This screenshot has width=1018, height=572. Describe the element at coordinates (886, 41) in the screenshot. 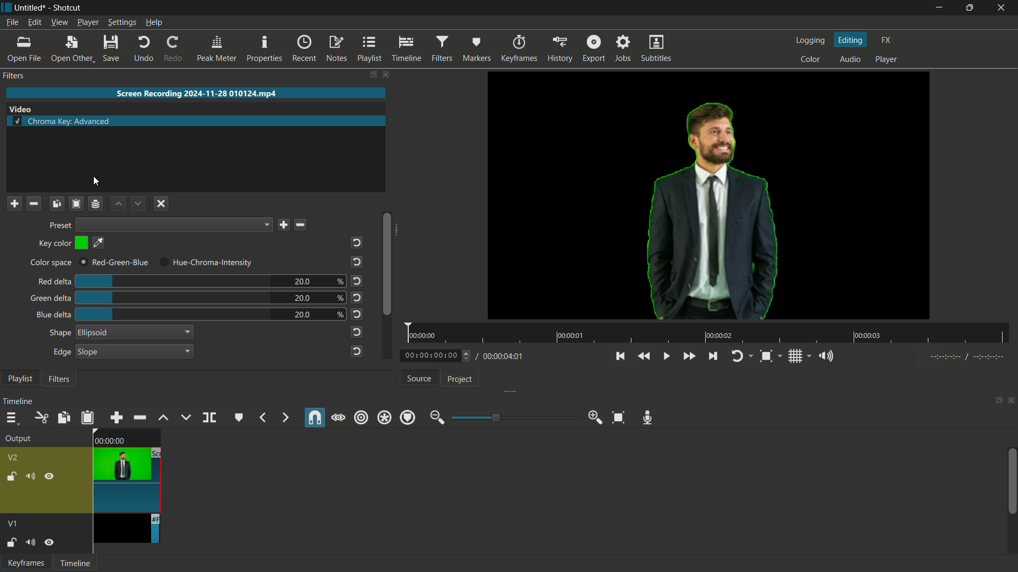

I see `fx` at that location.